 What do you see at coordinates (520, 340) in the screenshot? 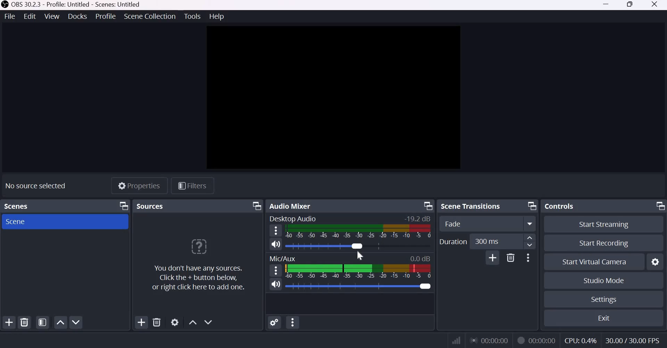
I see `Recording Status Icon` at bounding box center [520, 340].